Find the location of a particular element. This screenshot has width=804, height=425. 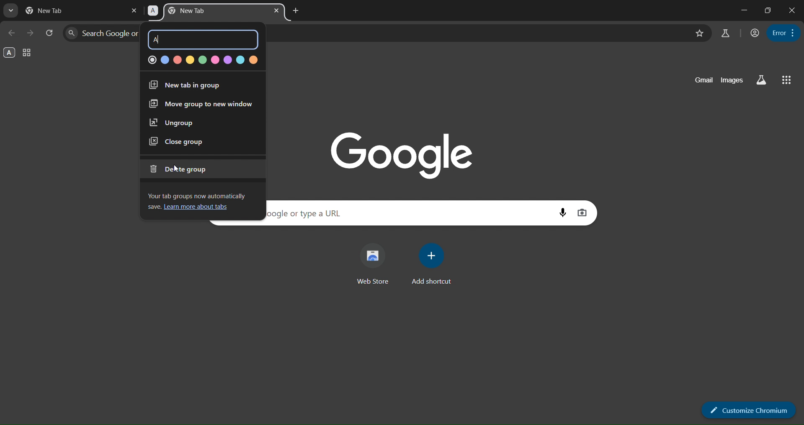

close grp is located at coordinates (177, 142).